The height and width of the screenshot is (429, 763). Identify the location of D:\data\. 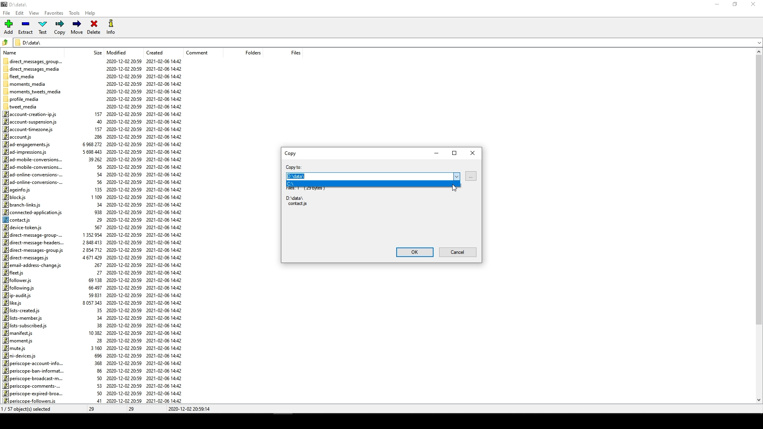
(30, 42).